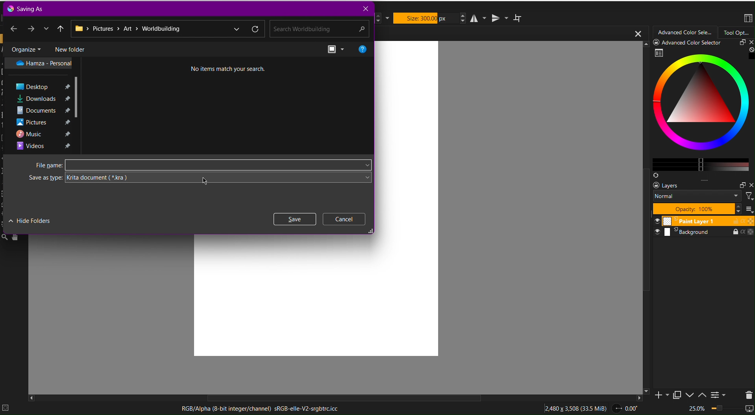 The width and height of the screenshot is (755, 415). What do you see at coordinates (747, 394) in the screenshot?
I see `Delete` at bounding box center [747, 394].